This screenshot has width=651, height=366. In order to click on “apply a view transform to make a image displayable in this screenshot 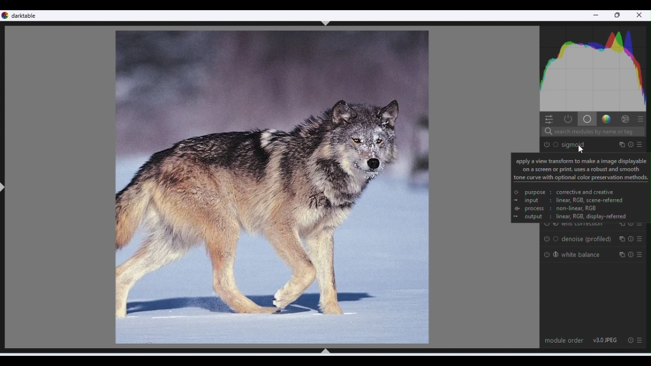, I will do `click(580, 161)`.